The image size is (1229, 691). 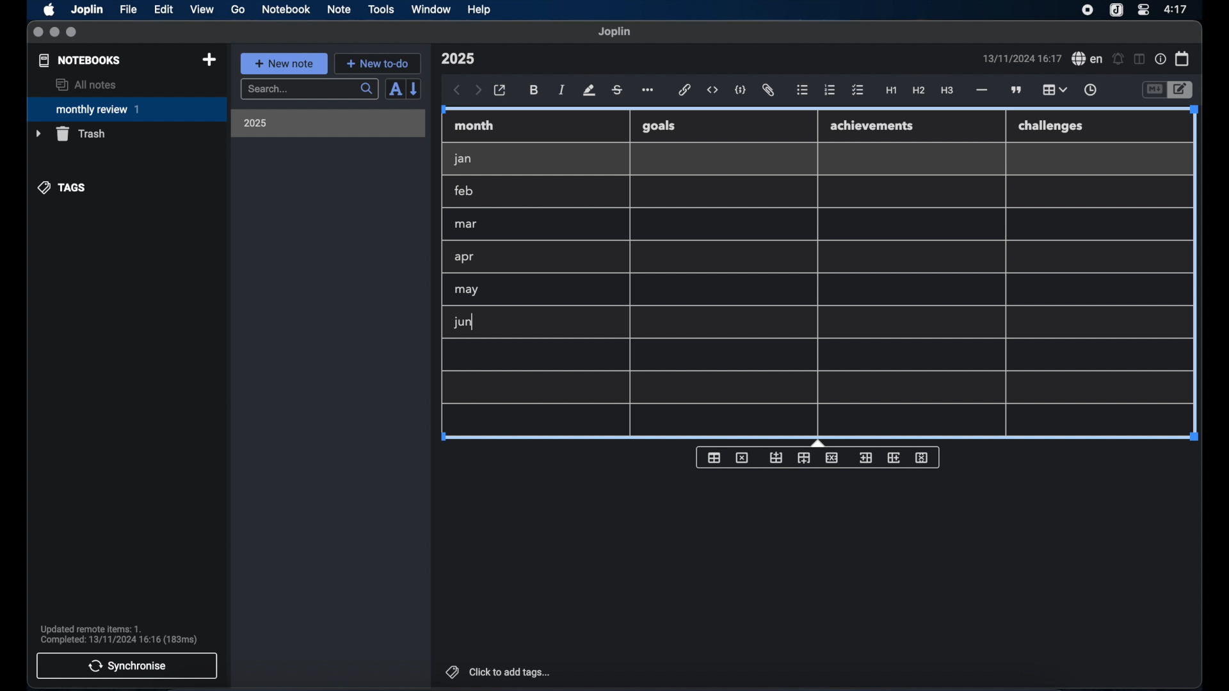 I want to click on numbered list, so click(x=830, y=90).